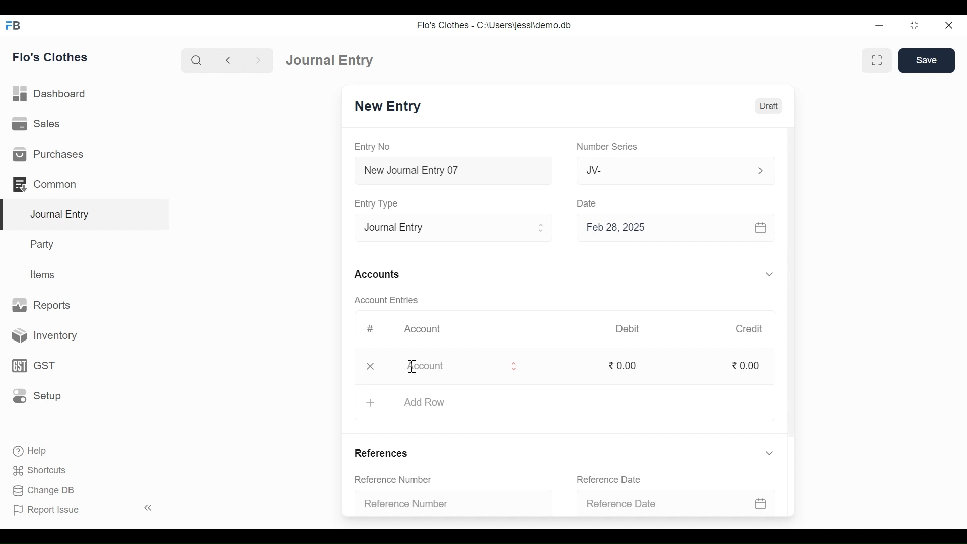  I want to click on Entry No, so click(372, 146).